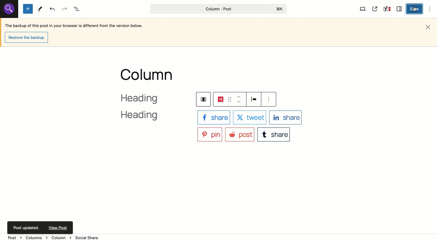  I want to click on Save, so click(415, 9).